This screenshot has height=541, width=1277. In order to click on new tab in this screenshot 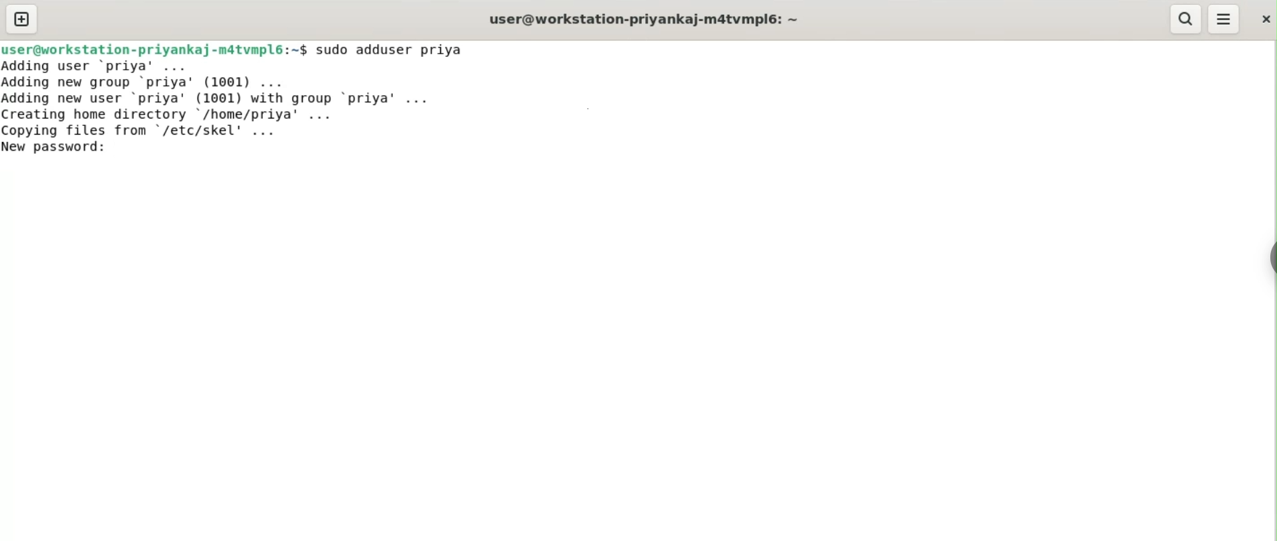, I will do `click(21, 19)`.